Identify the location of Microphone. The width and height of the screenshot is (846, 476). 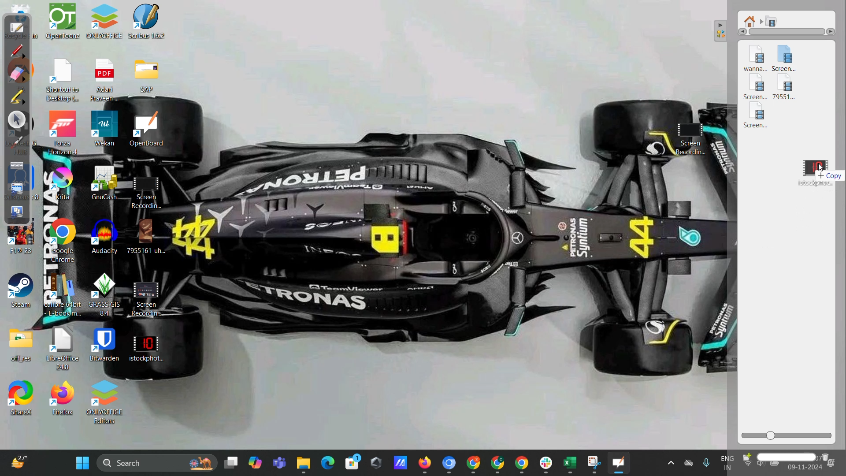
(706, 461).